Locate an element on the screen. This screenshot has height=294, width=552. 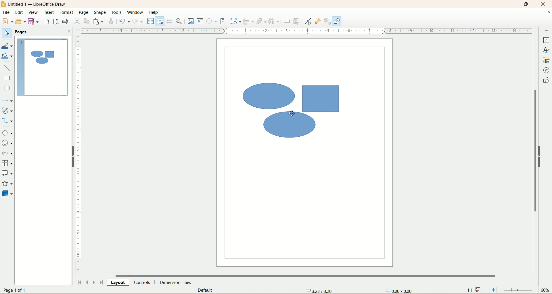
symbol shapes is located at coordinates (7, 144).